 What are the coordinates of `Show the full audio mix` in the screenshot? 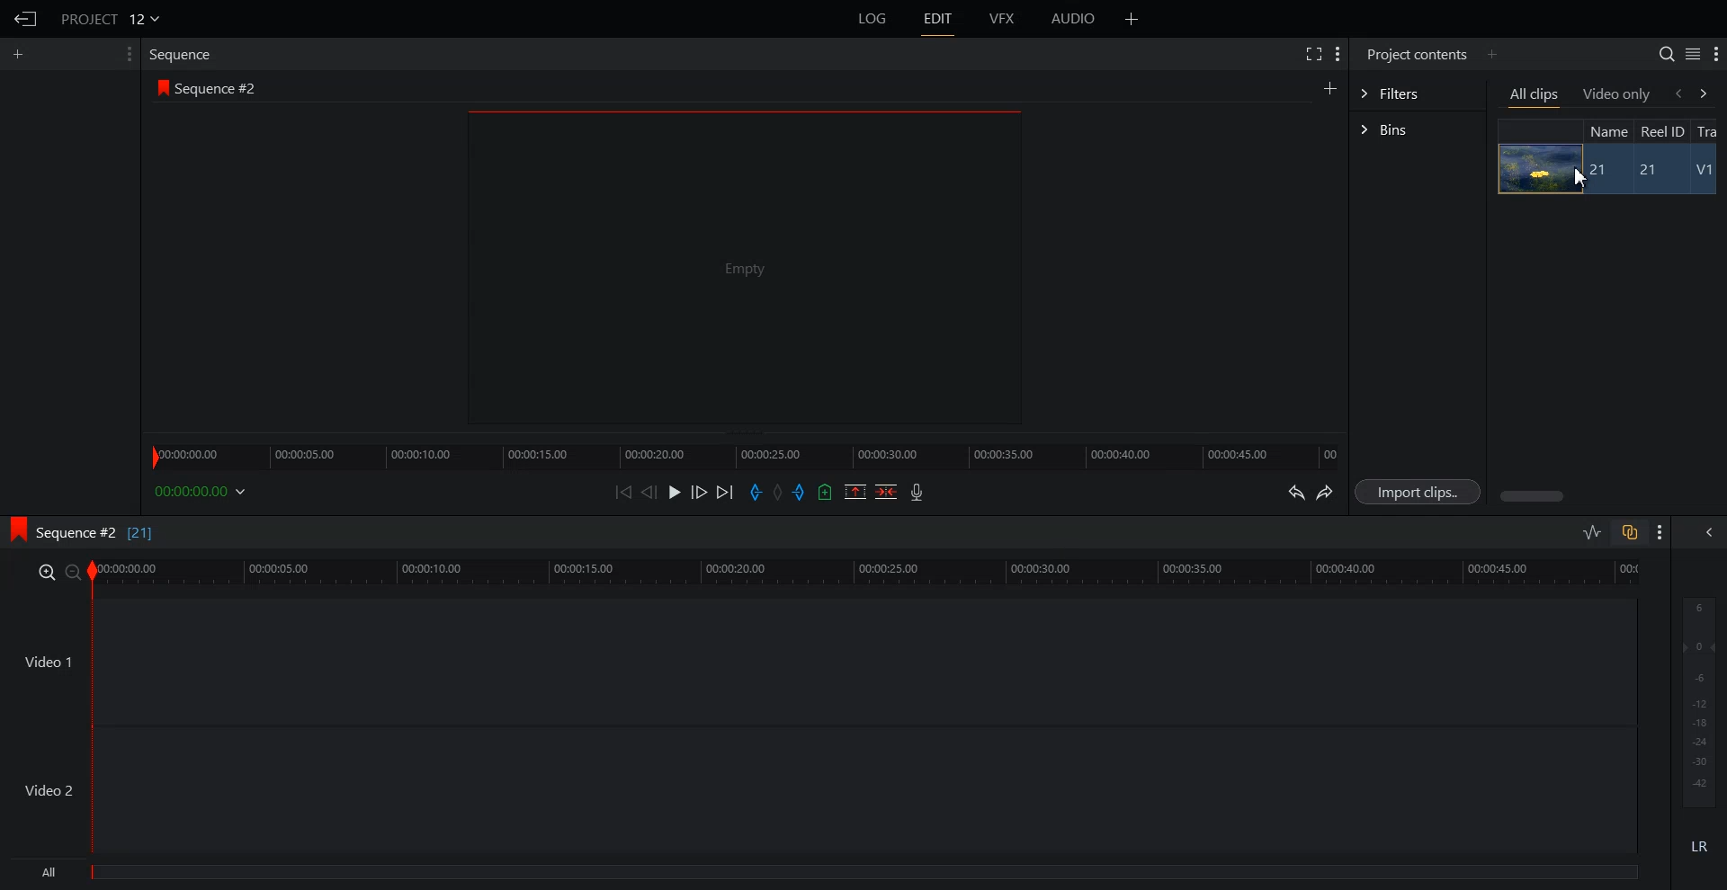 It's located at (1705, 532).